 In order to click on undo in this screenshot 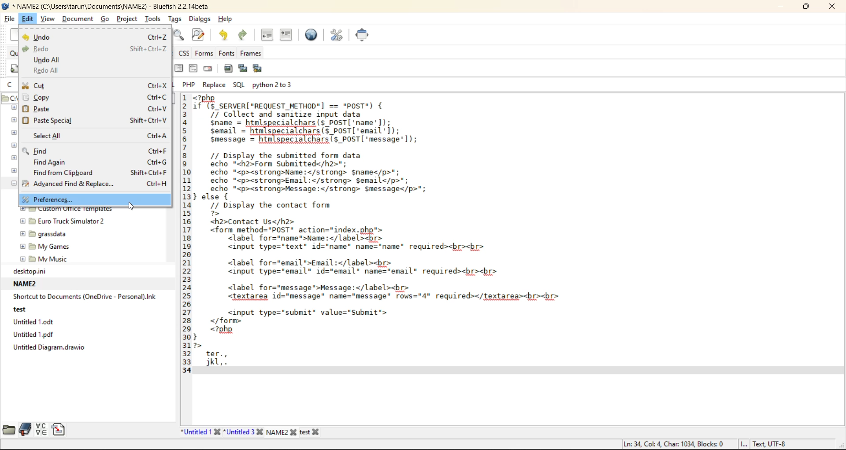, I will do `click(223, 34)`.